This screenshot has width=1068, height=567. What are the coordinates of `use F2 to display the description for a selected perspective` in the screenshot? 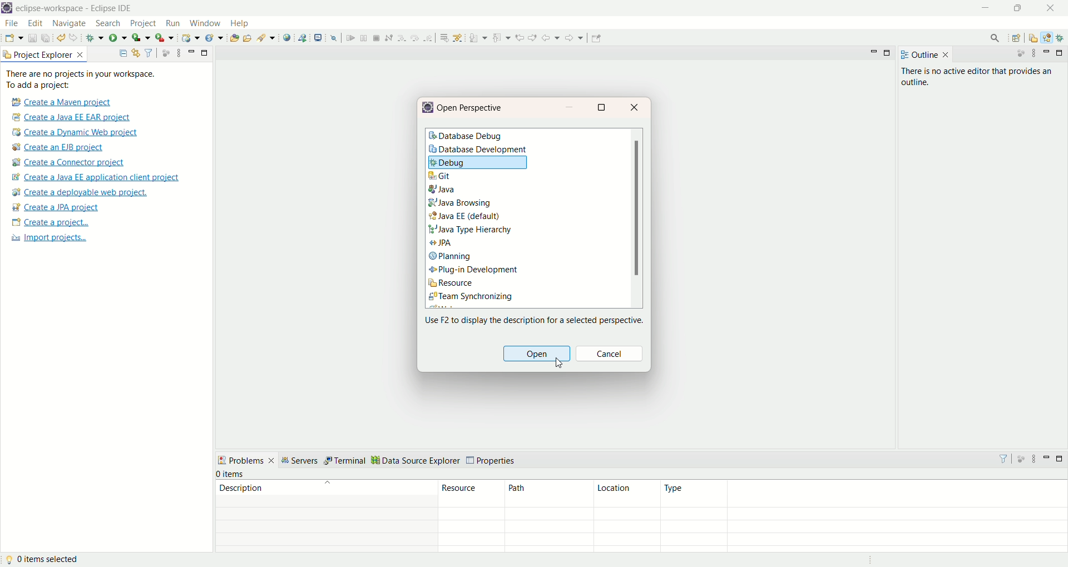 It's located at (532, 319).